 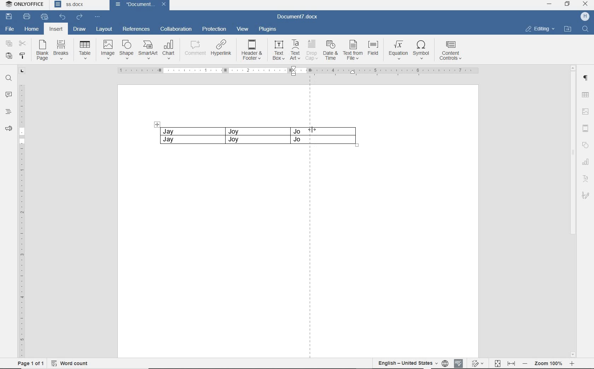 What do you see at coordinates (459, 362) in the screenshot?
I see `SPELL CHECKING` at bounding box center [459, 362].